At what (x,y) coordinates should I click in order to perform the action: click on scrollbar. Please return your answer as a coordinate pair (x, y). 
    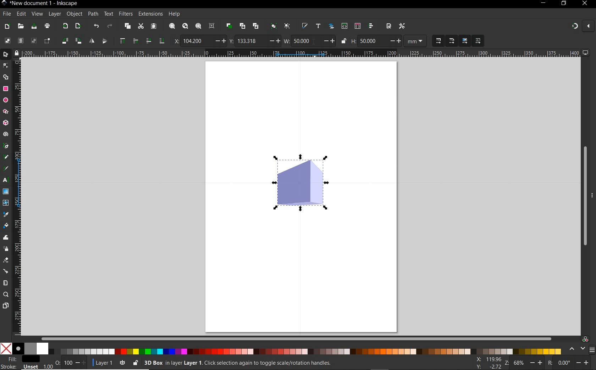
    Looking at the image, I should click on (297, 338).